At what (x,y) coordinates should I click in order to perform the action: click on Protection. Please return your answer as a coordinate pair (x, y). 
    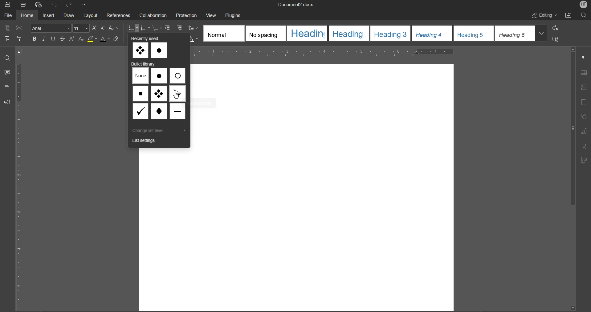
    Looking at the image, I should click on (187, 15).